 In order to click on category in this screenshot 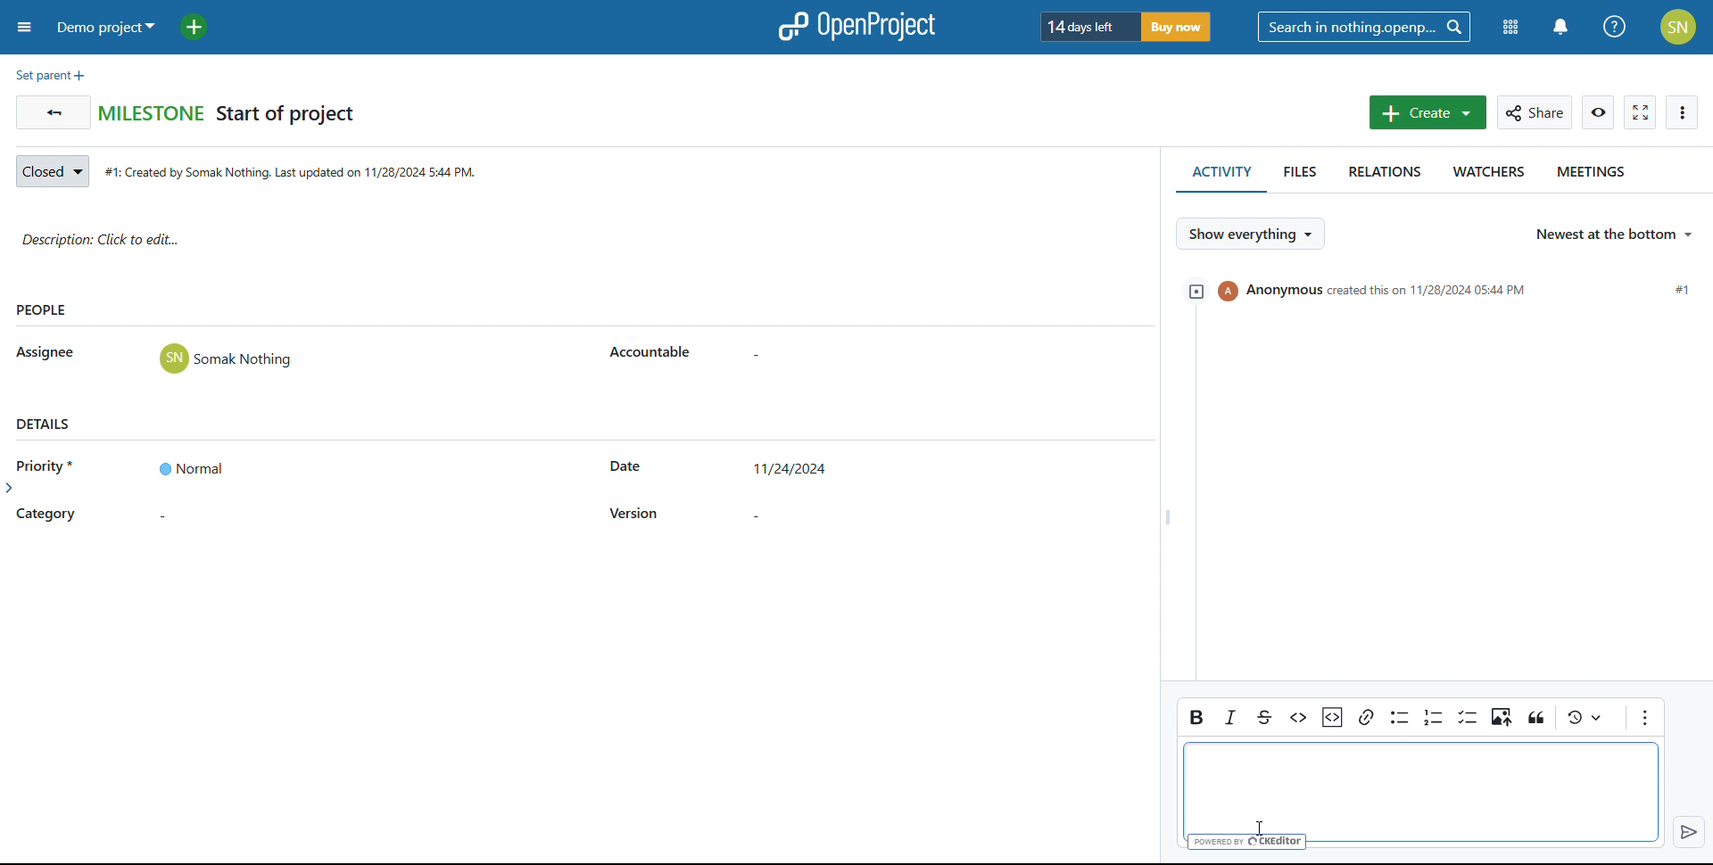, I will do `click(46, 515)`.